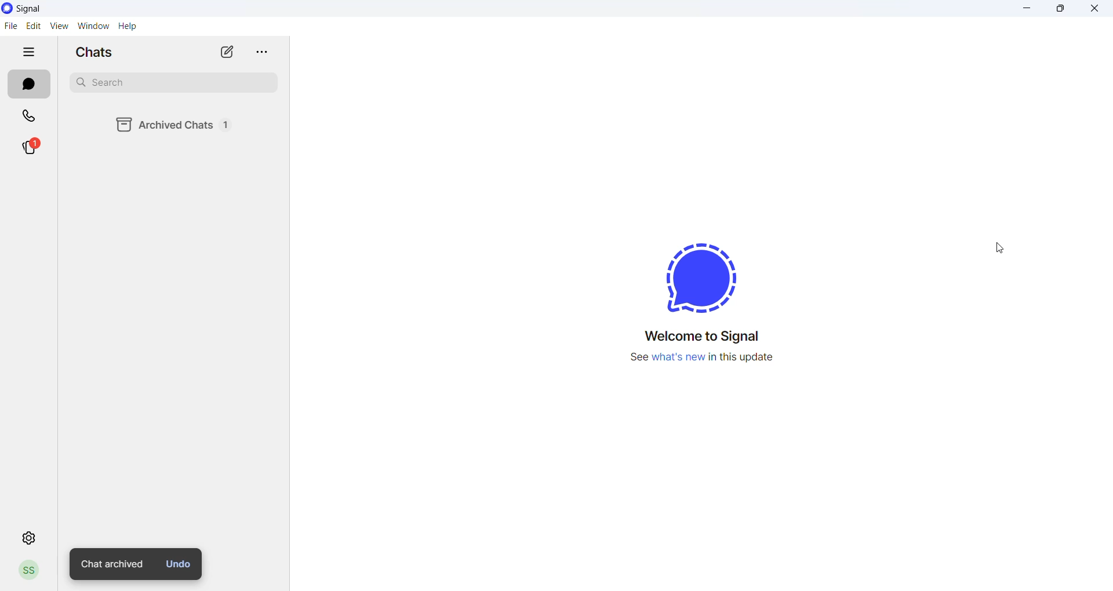 This screenshot has height=591, width=1113. I want to click on more options, so click(262, 53).